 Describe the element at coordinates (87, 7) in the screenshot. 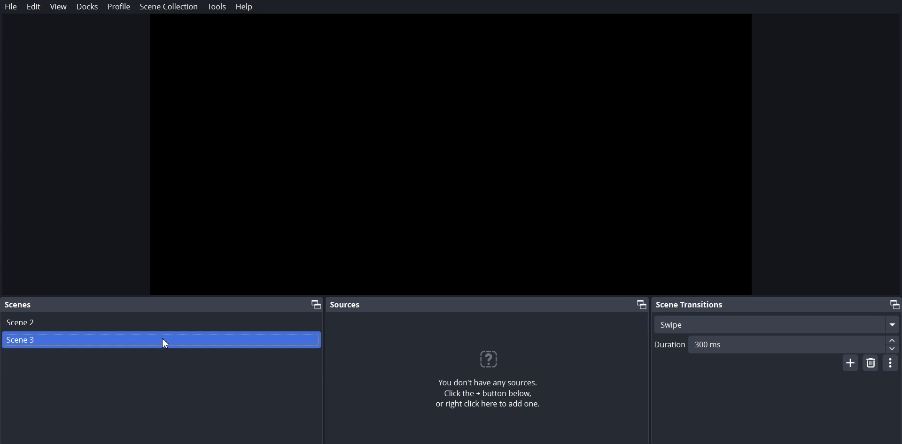

I see `Docks` at that location.